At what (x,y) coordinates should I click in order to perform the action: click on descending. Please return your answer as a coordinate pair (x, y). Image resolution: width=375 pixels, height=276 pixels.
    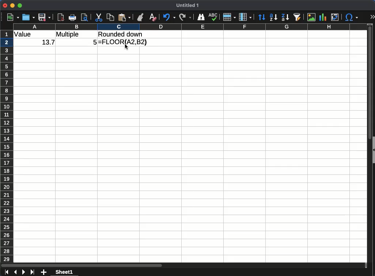
    Looking at the image, I should click on (285, 18).